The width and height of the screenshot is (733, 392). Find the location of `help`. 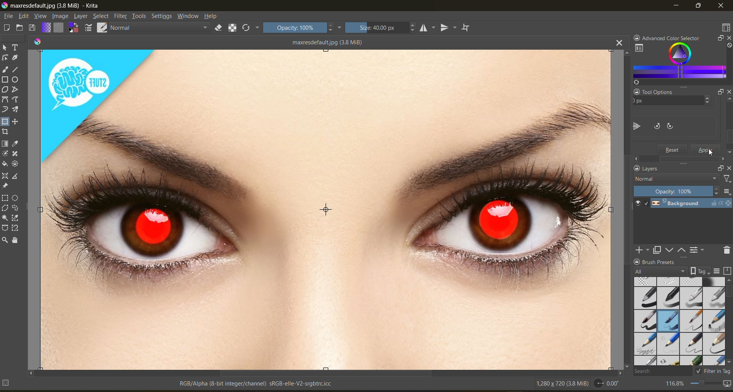

help is located at coordinates (213, 16).